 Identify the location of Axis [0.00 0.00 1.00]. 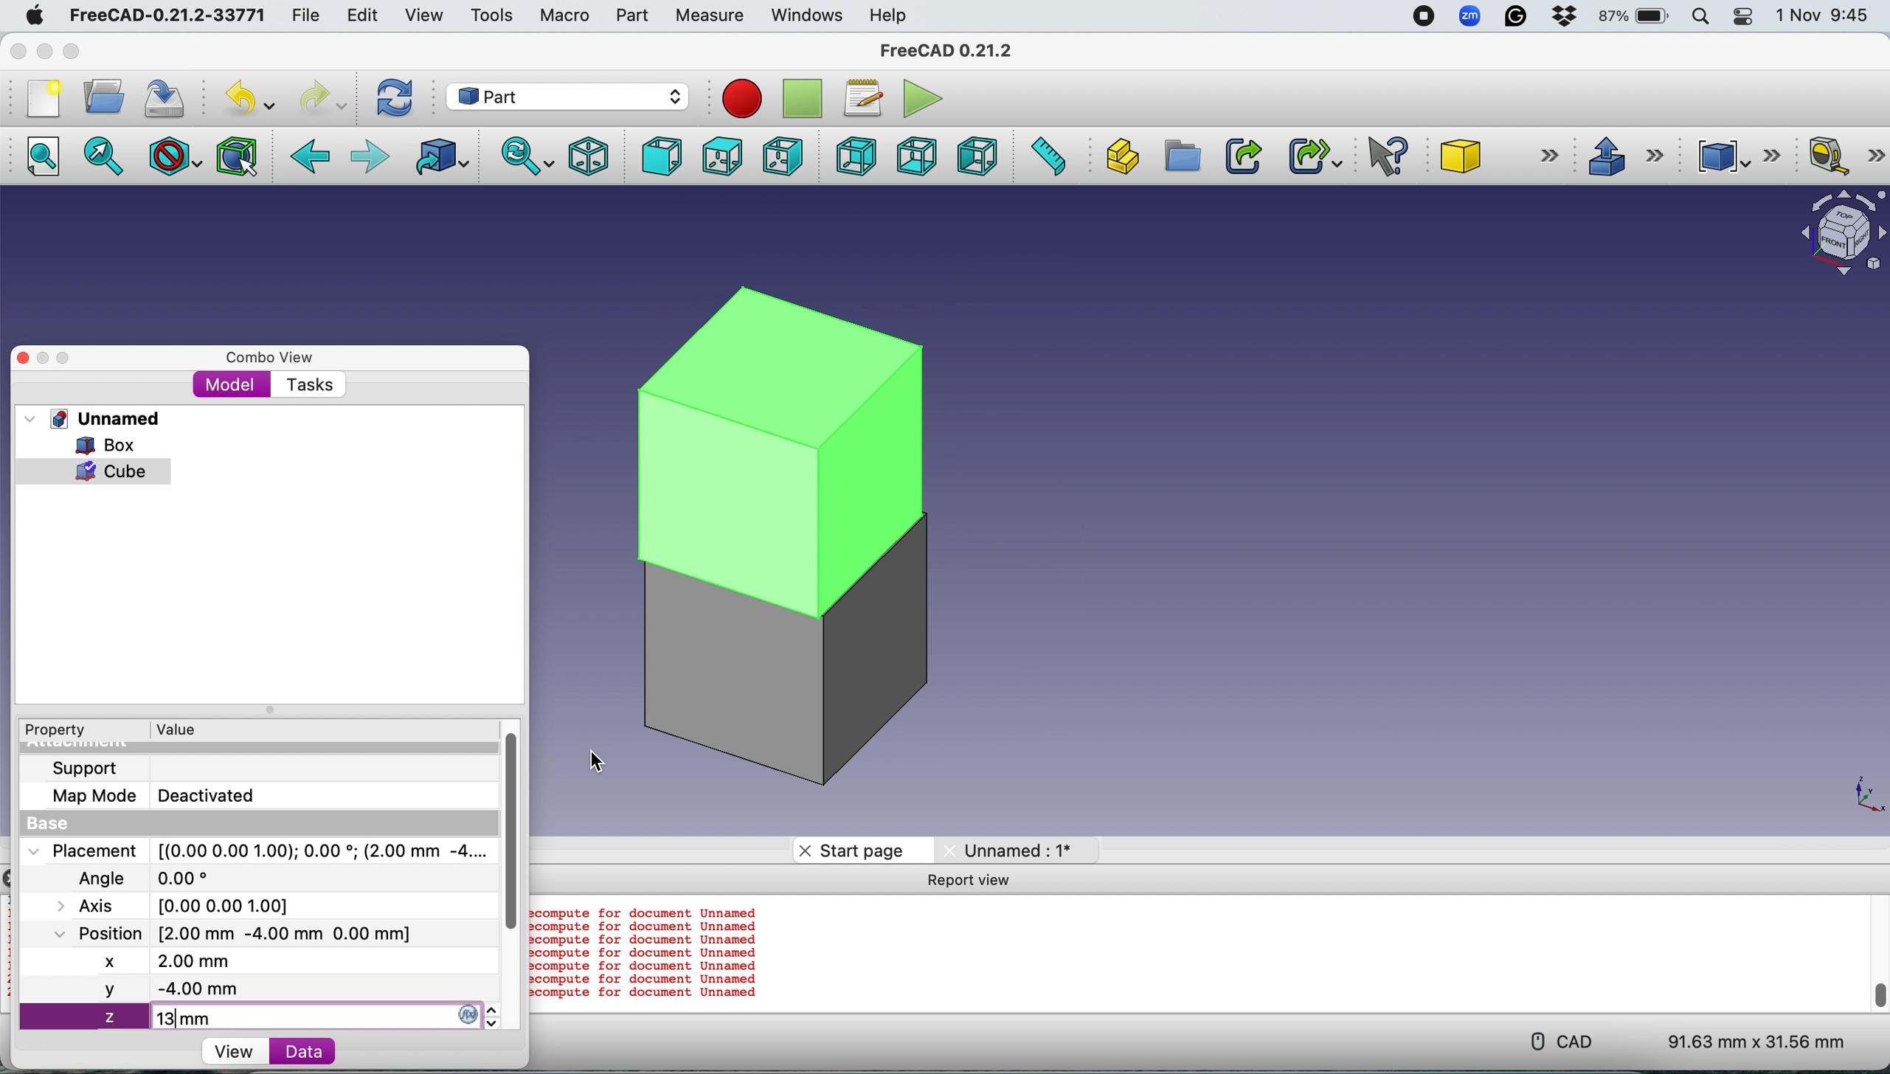
(186, 906).